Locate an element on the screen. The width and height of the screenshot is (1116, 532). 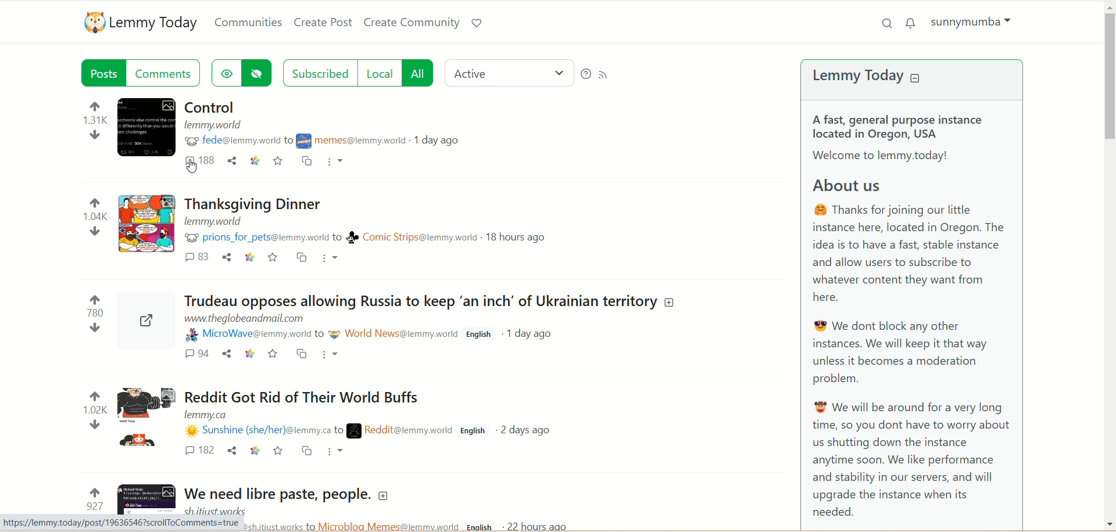
RSS is located at coordinates (600, 72).